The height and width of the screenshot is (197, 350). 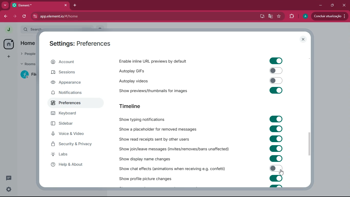 I want to click on toggle on/off, so click(x=276, y=61).